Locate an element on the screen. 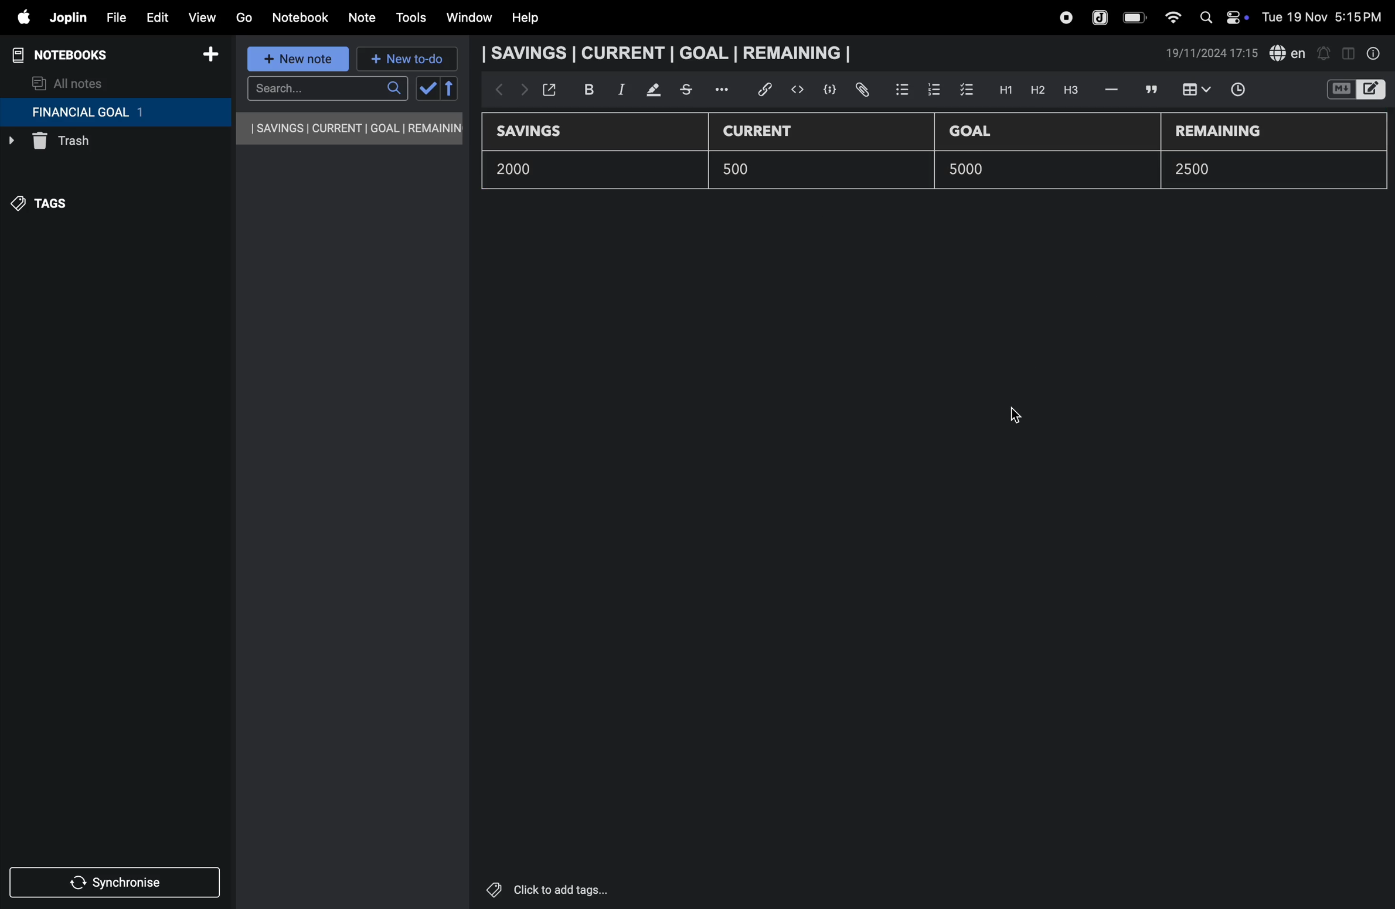 The image size is (1395, 909). bullet list is located at coordinates (902, 88).